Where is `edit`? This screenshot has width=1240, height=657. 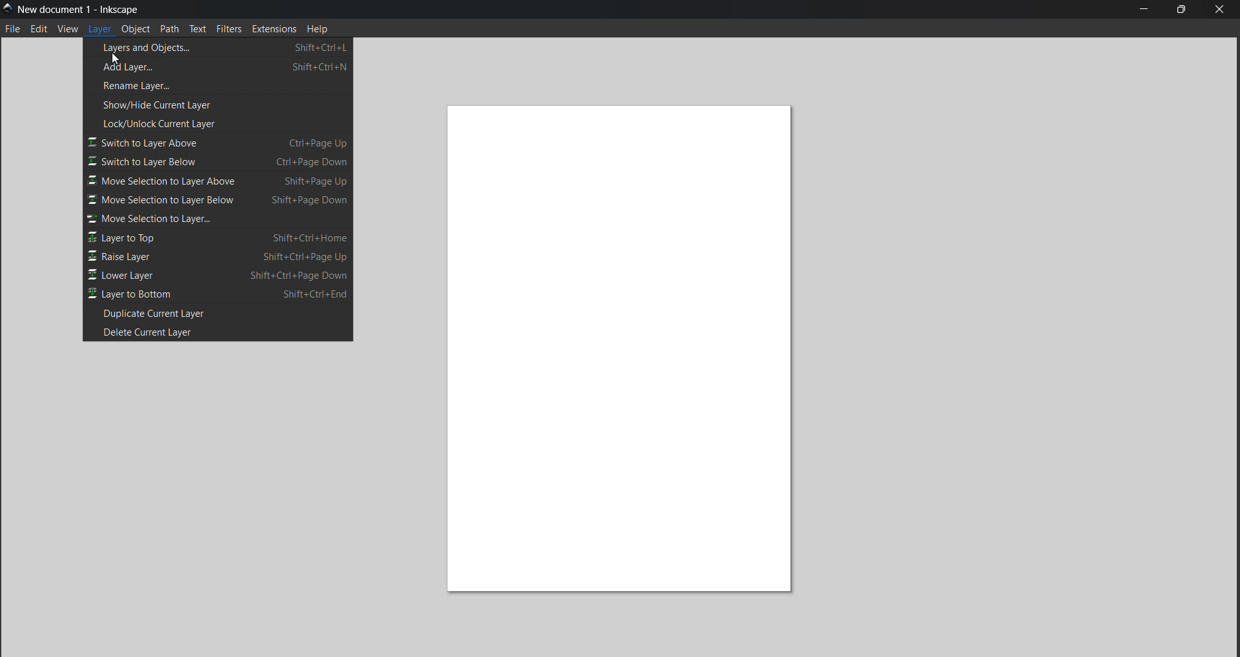 edit is located at coordinates (38, 30).